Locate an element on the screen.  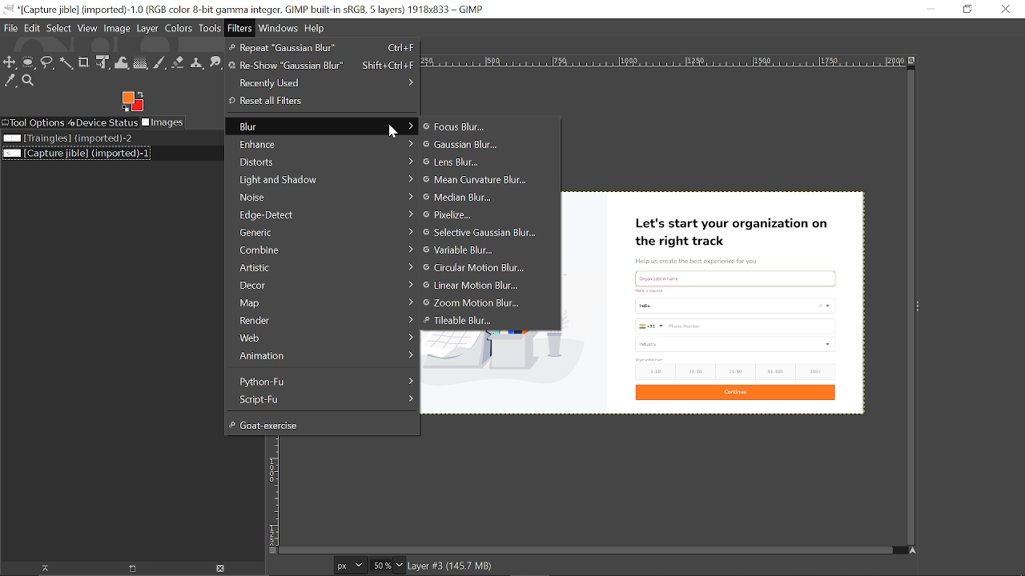
Tool options is located at coordinates (33, 122).